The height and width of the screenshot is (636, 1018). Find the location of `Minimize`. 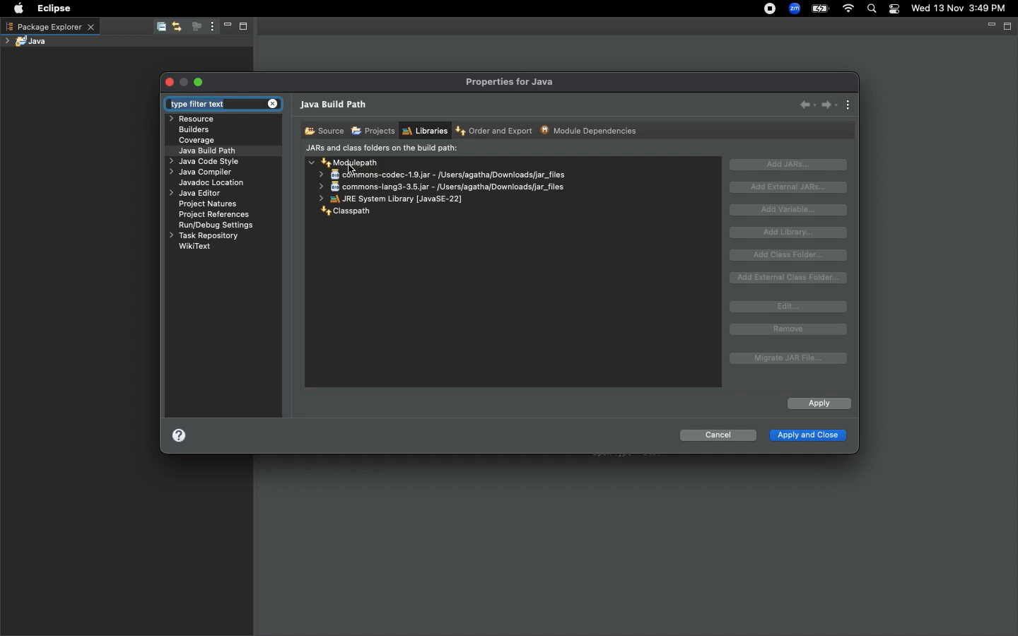

Minimize is located at coordinates (990, 28).